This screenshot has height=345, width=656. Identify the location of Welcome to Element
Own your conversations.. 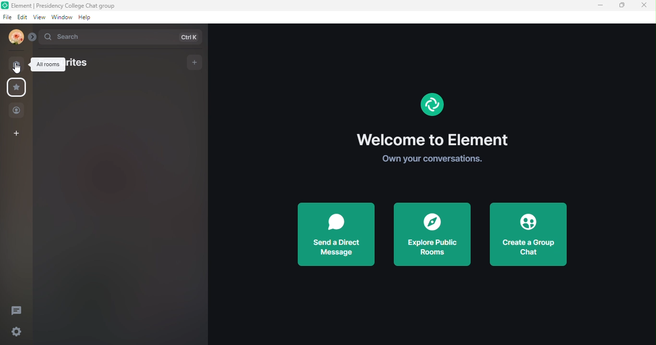
(432, 130).